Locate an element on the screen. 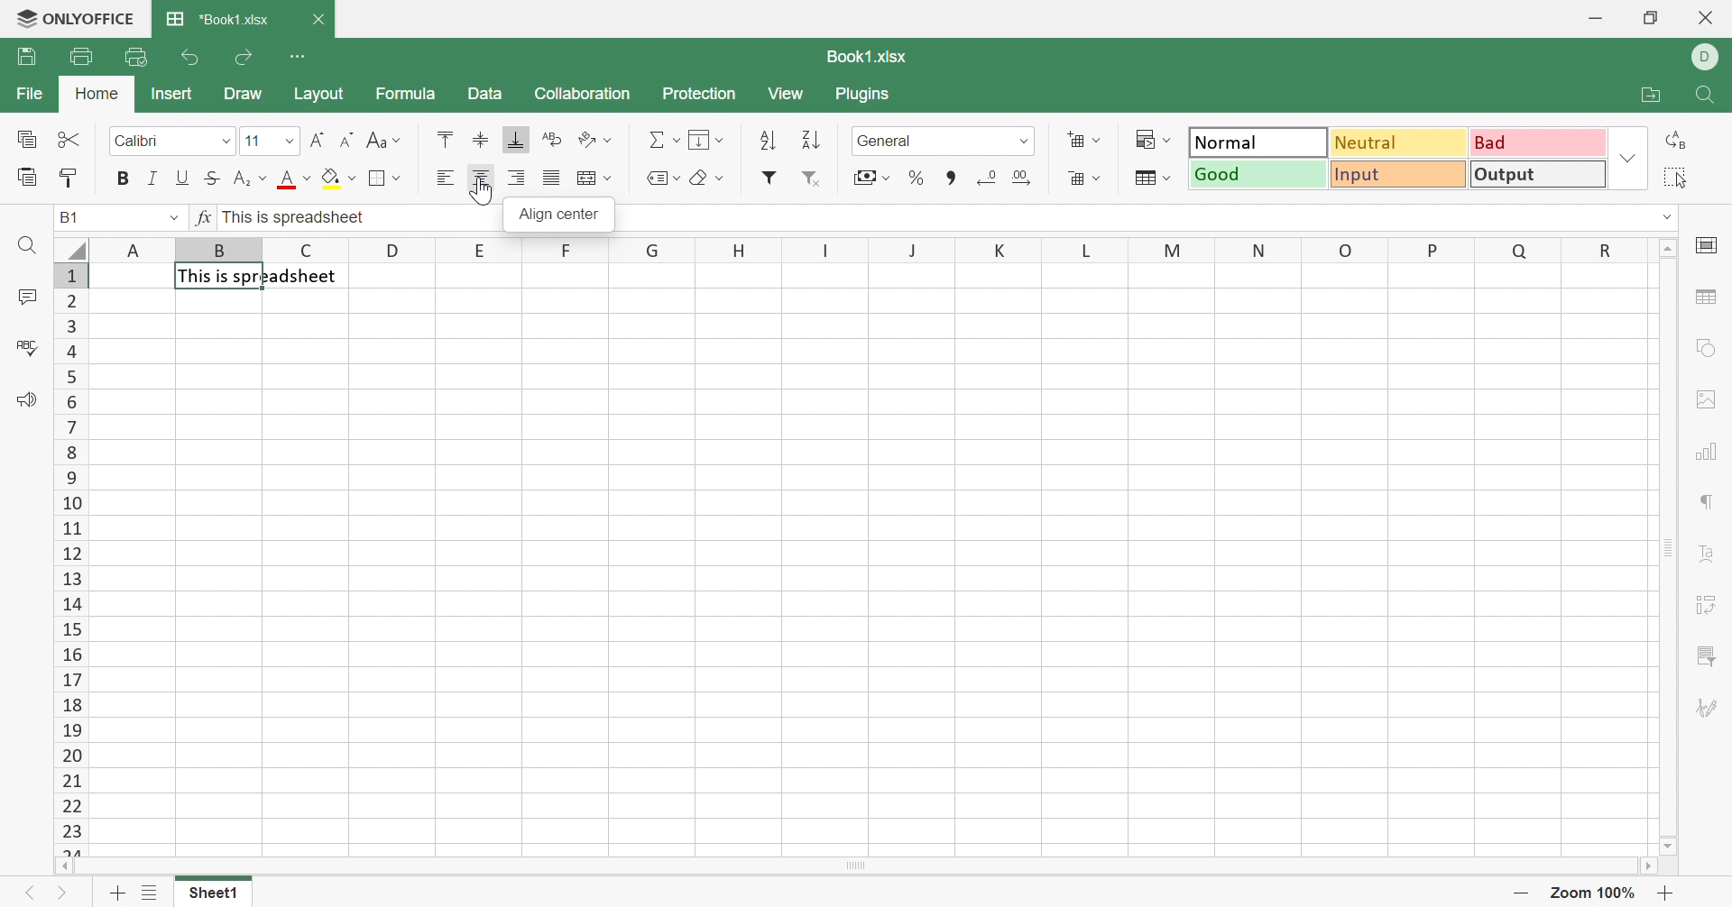 Image resolution: width=1732 pixels, height=907 pixels. Drop Down is located at coordinates (718, 177).